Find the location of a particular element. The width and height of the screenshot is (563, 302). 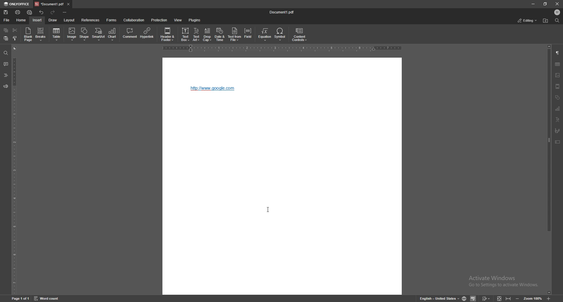

spell check is located at coordinates (474, 298).